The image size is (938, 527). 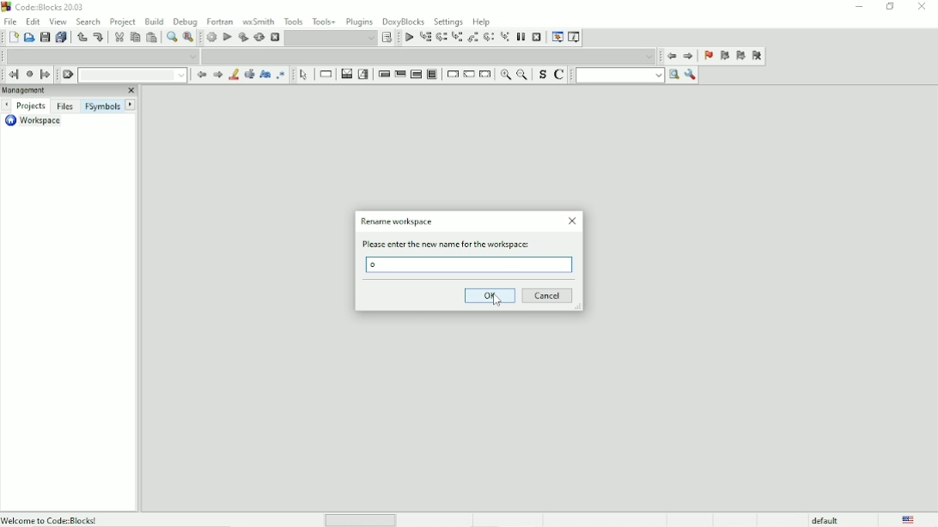 What do you see at coordinates (724, 58) in the screenshot?
I see `Previous bookmark` at bounding box center [724, 58].